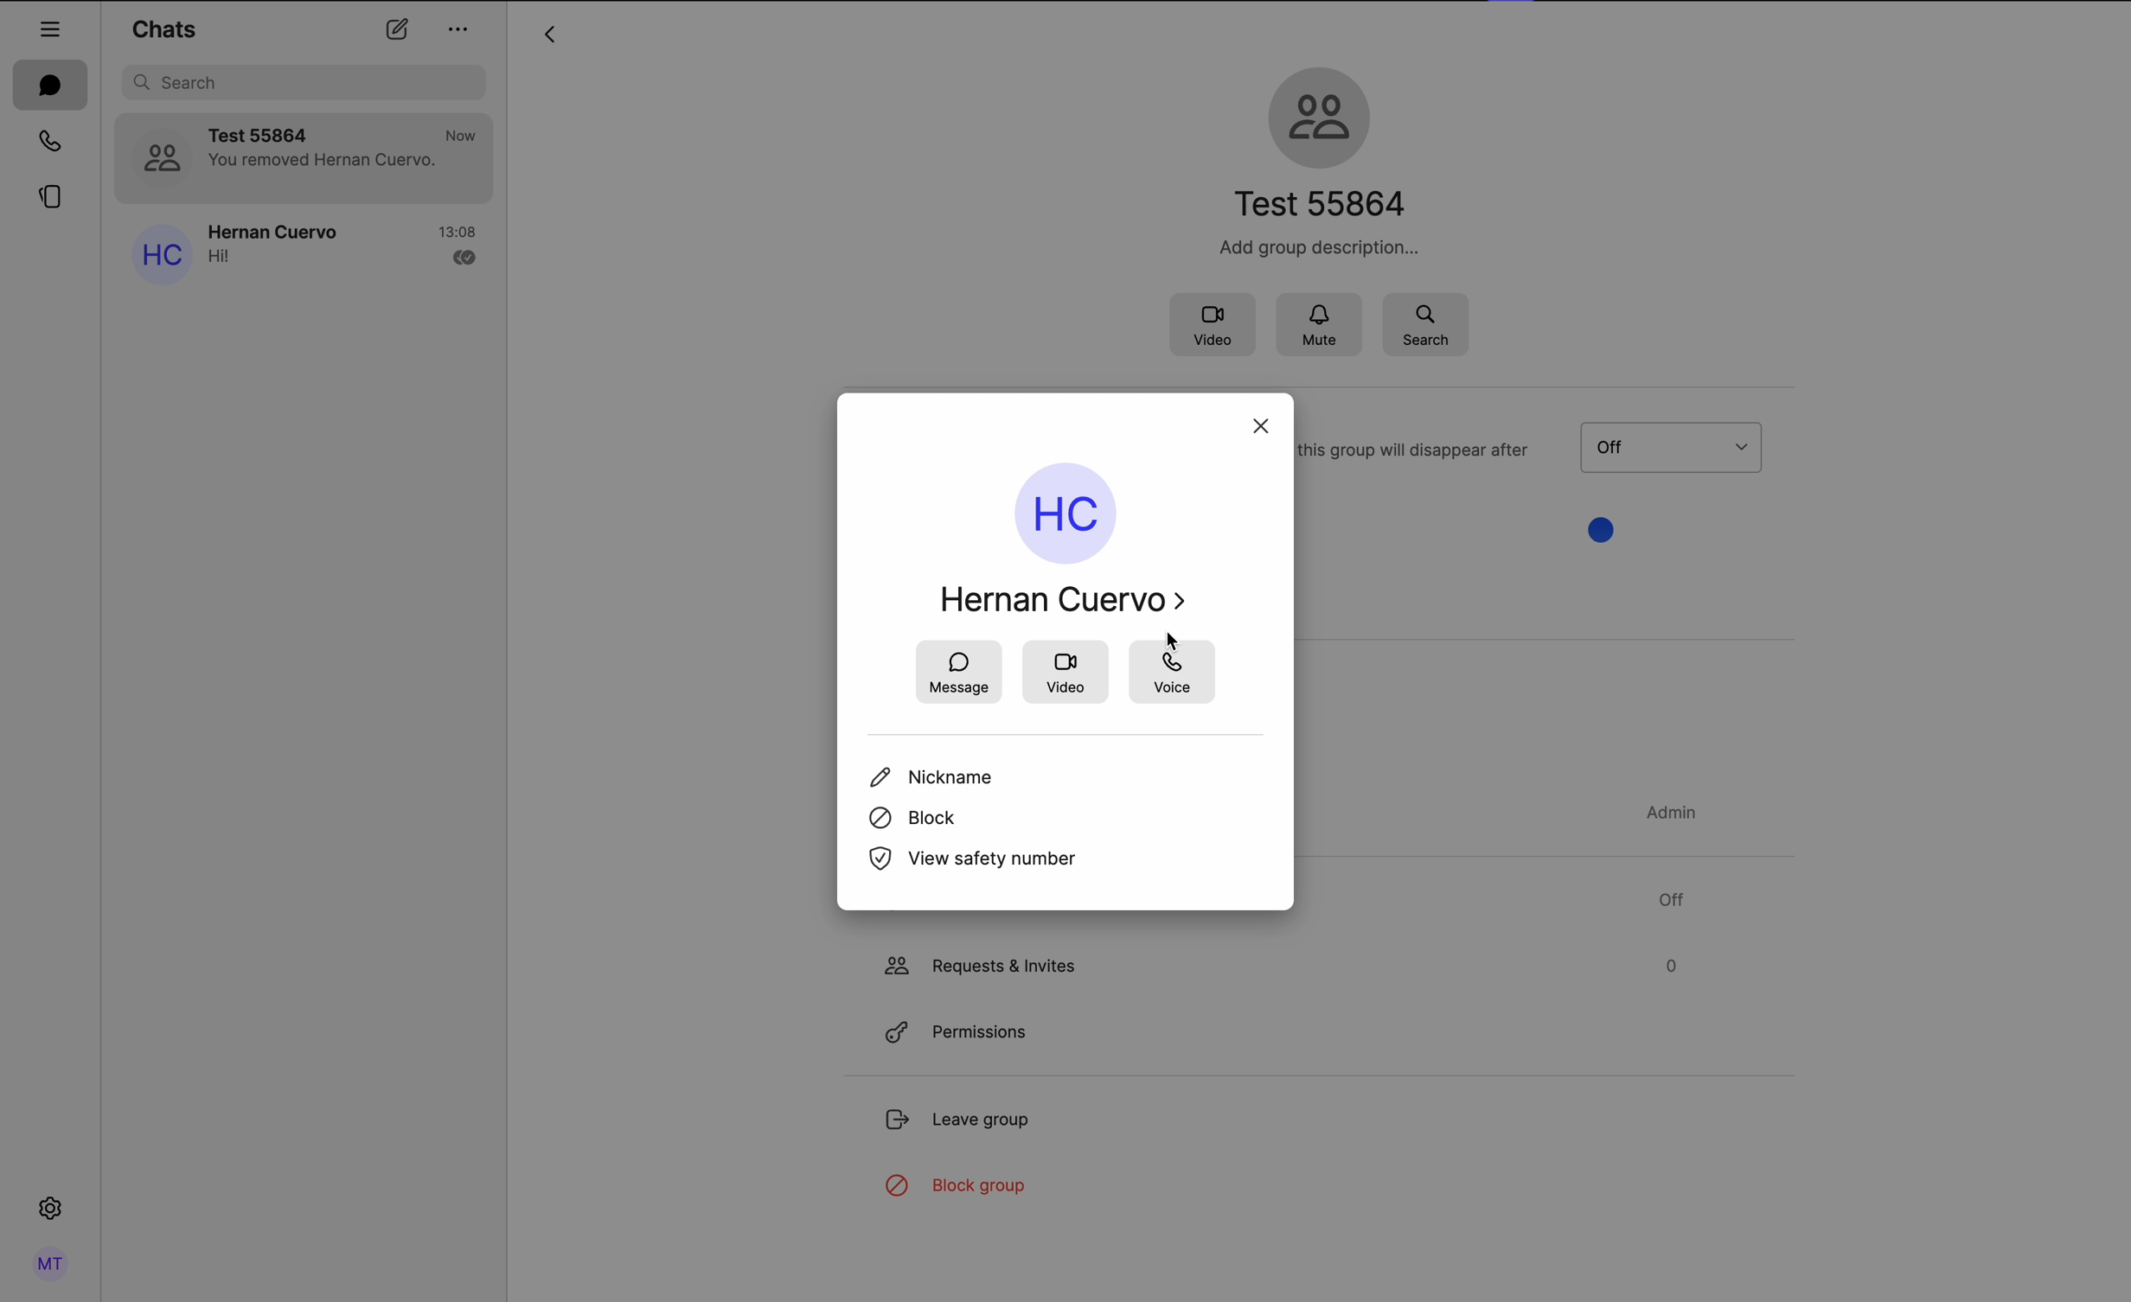  Describe the element at coordinates (51, 24) in the screenshot. I see `hide tabs` at that location.